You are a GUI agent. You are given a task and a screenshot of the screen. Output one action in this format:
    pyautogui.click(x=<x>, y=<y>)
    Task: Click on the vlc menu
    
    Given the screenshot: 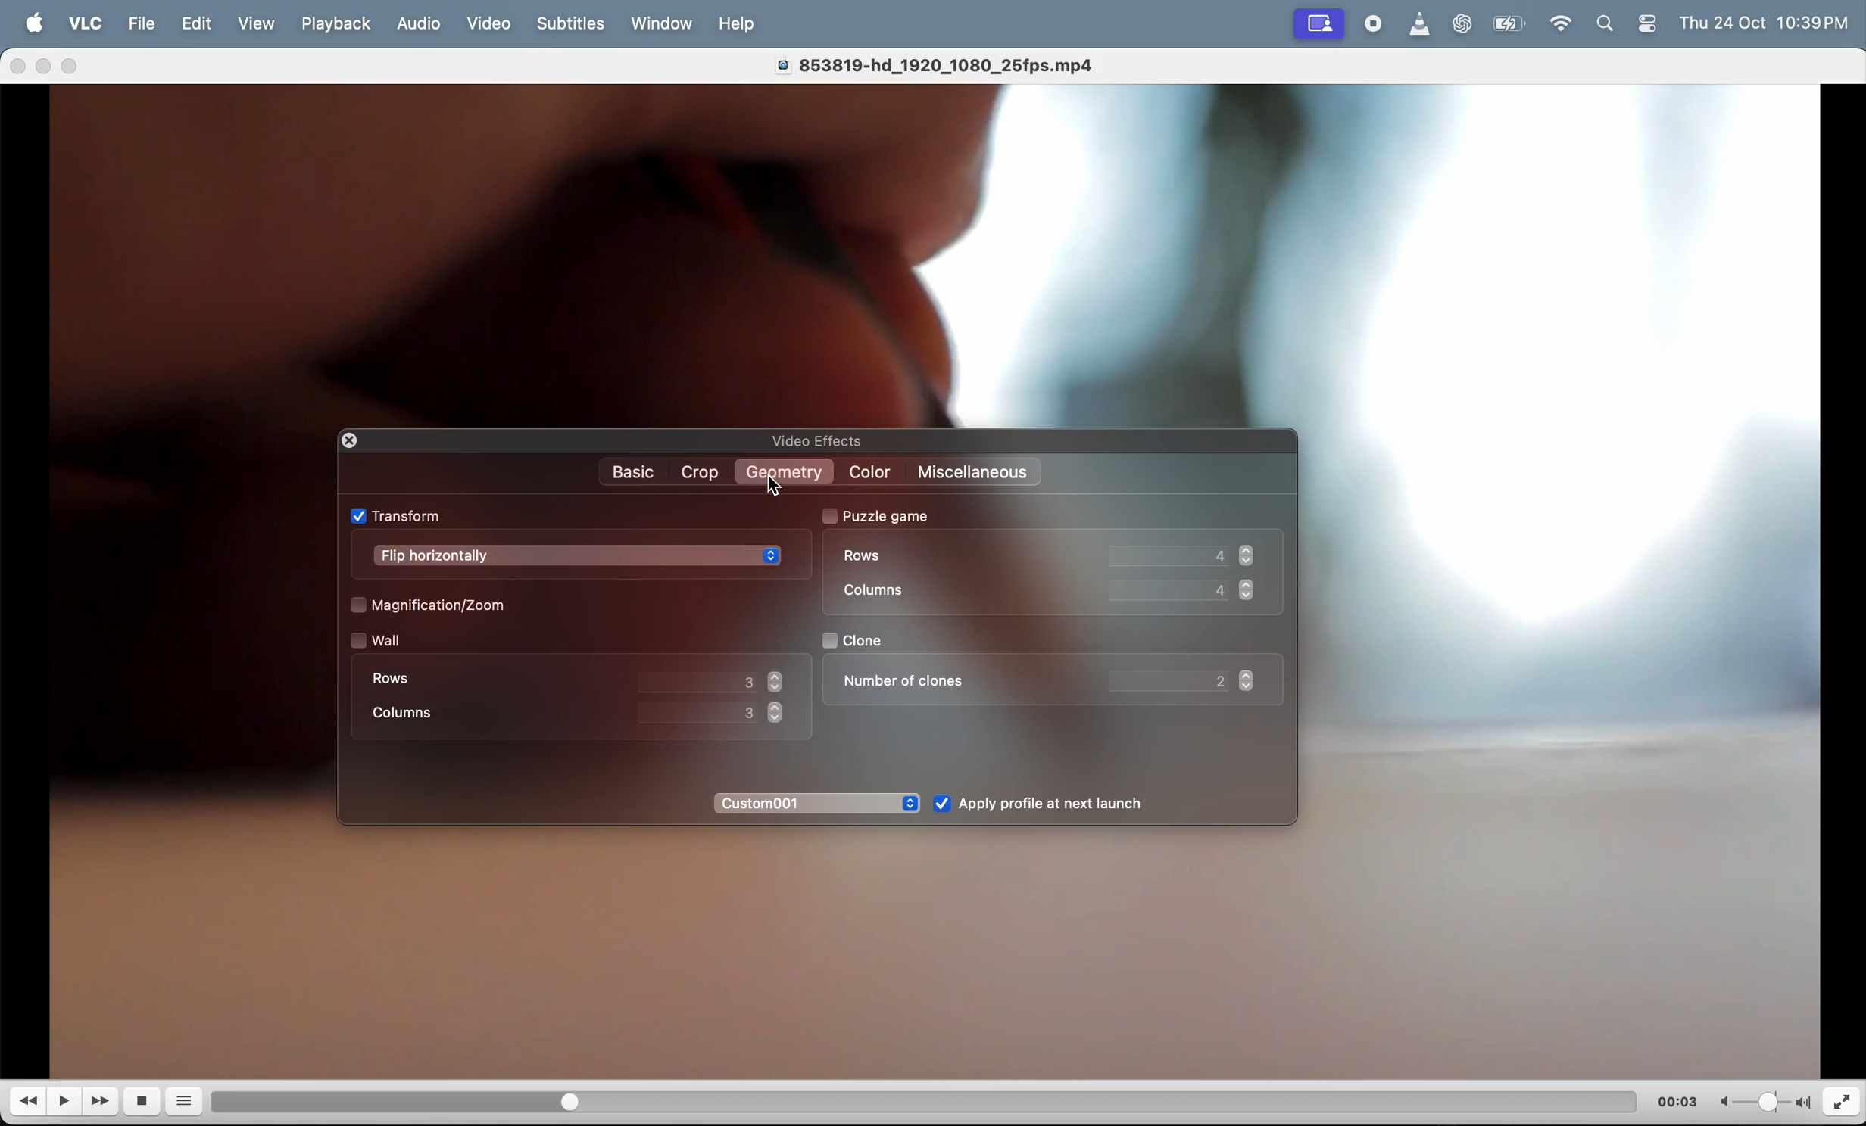 What is the action you would take?
    pyautogui.click(x=84, y=25)
    